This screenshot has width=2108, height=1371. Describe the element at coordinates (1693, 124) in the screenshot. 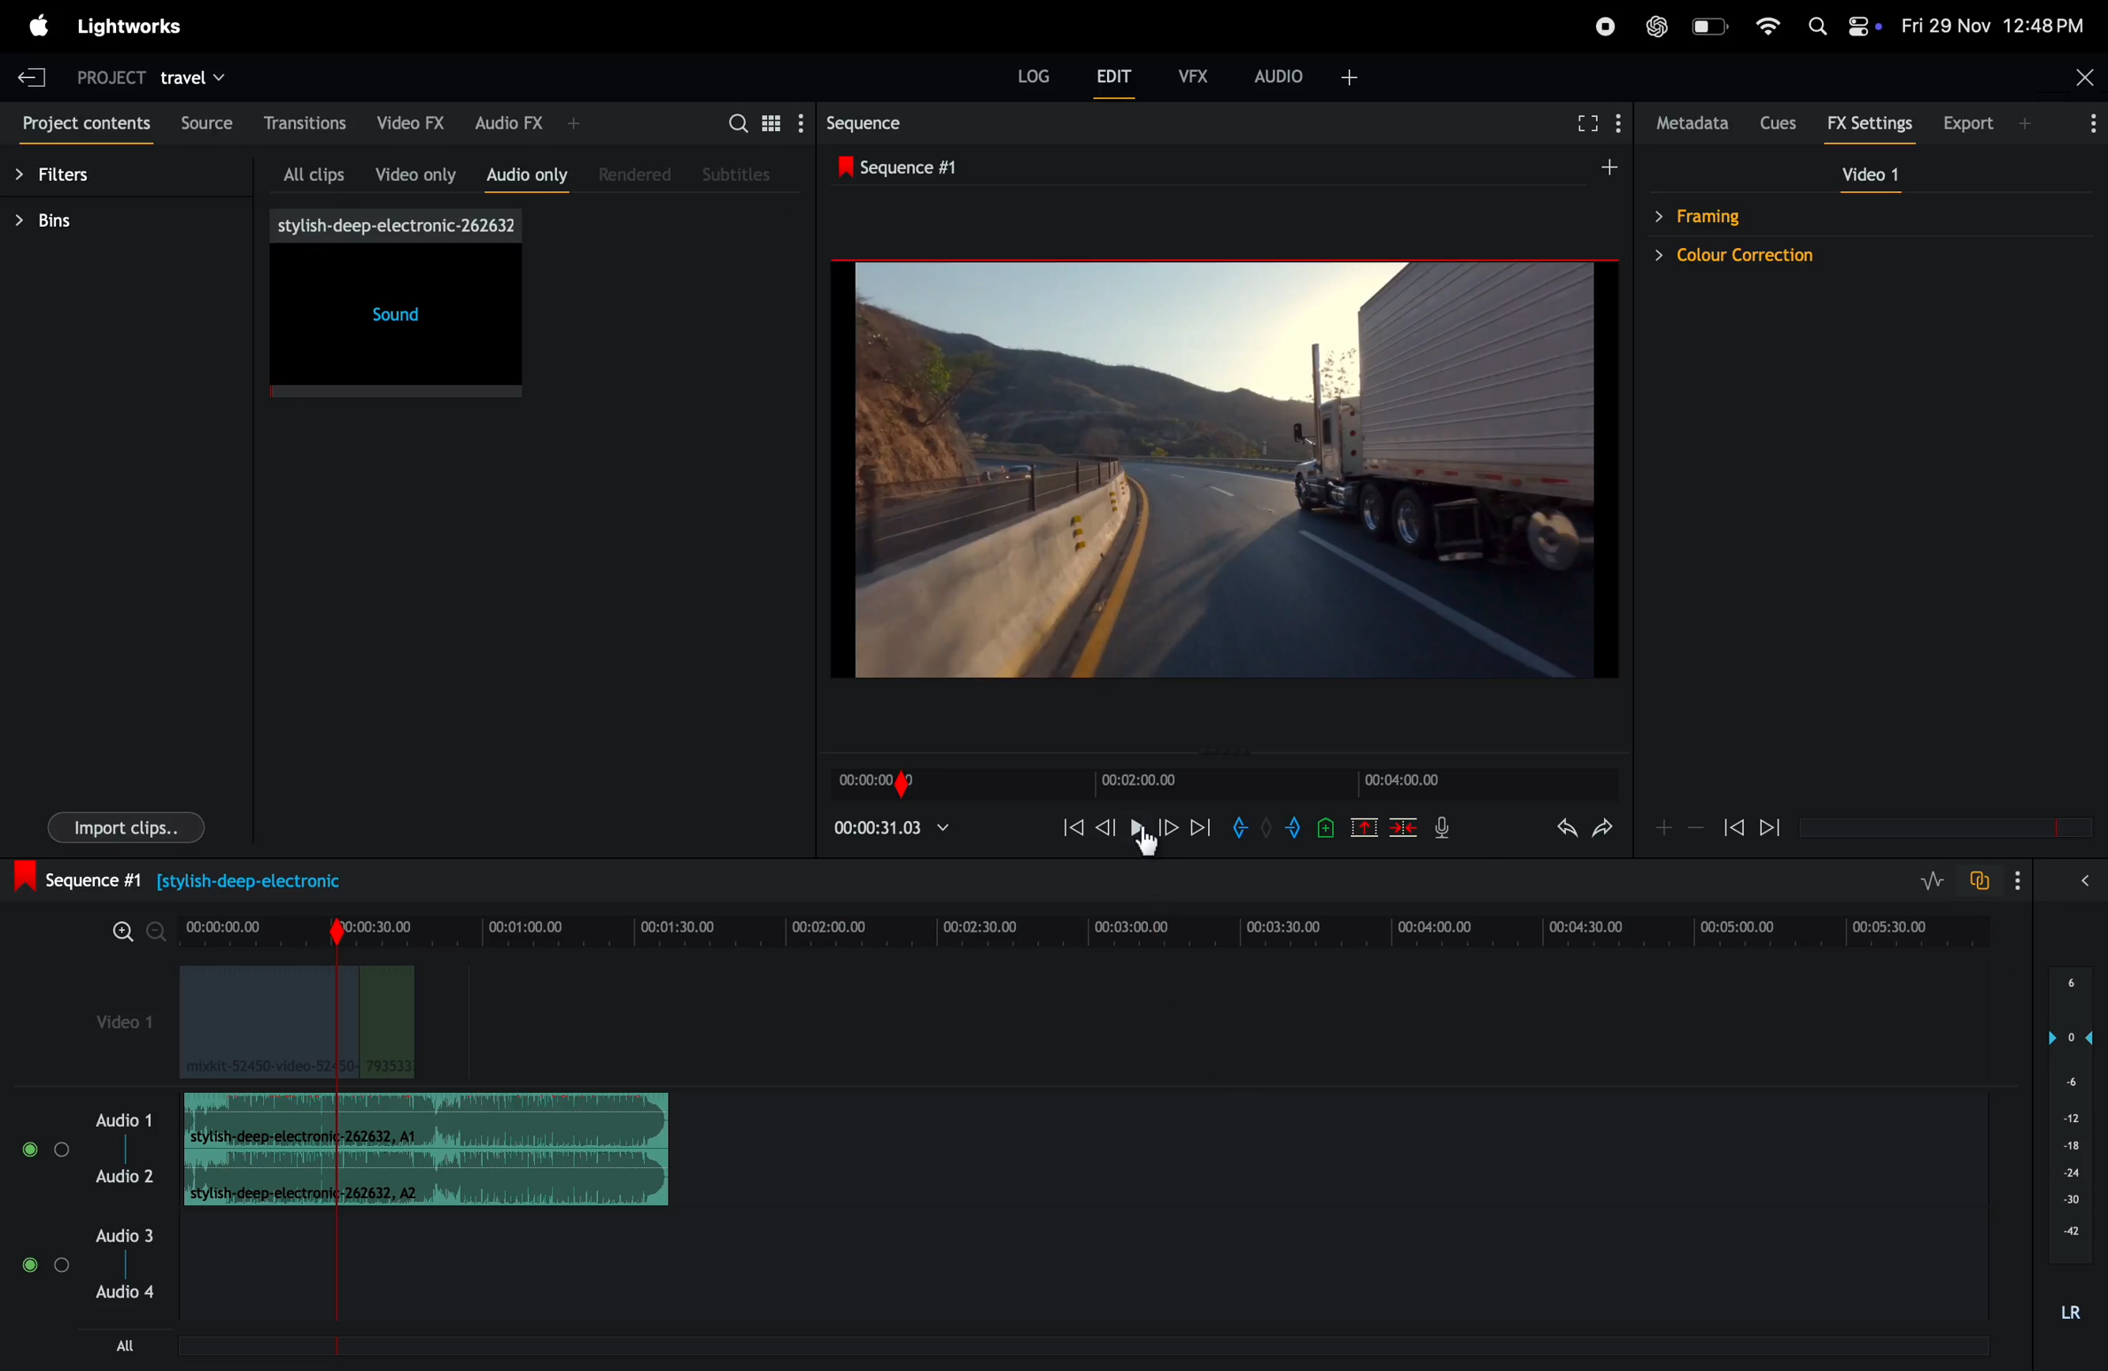

I see `meta data` at that location.